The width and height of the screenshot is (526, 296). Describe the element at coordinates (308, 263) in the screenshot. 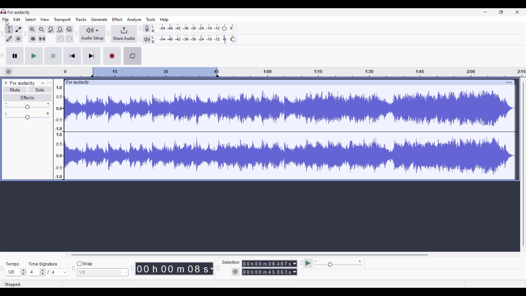

I see `Play at speed/Play at speed once` at that location.